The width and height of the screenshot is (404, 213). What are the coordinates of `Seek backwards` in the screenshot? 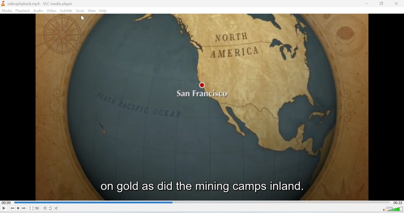 It's located at (13, 209).